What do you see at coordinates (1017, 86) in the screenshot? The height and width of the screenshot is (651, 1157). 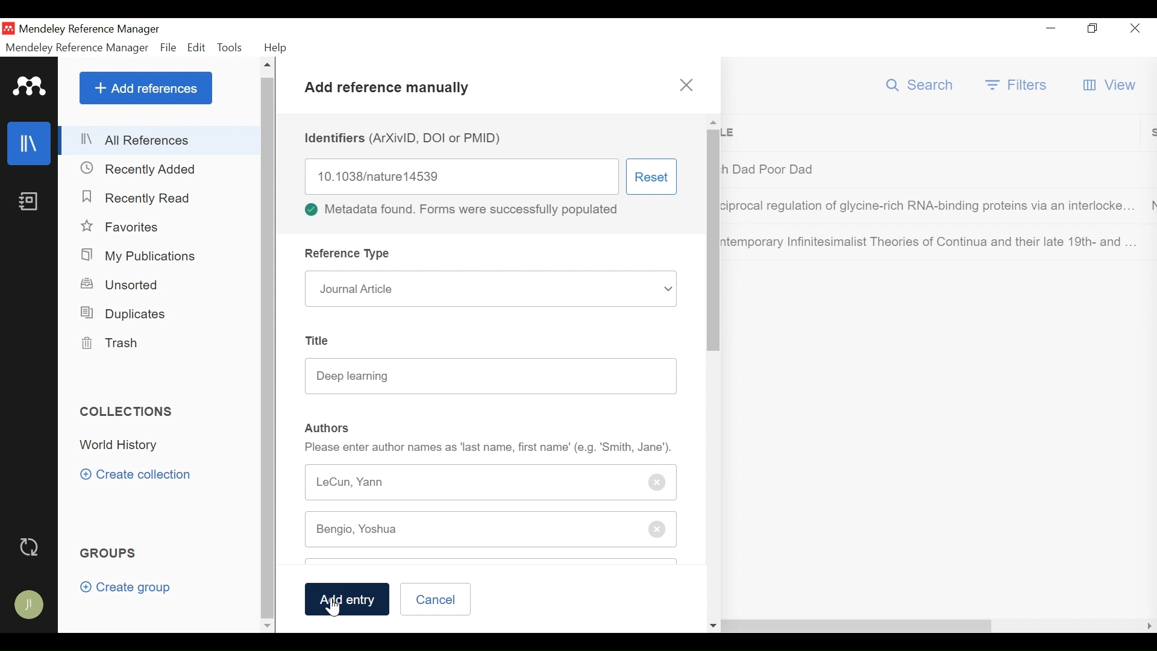 I see `Filter` at bounding box center [1017, 86].